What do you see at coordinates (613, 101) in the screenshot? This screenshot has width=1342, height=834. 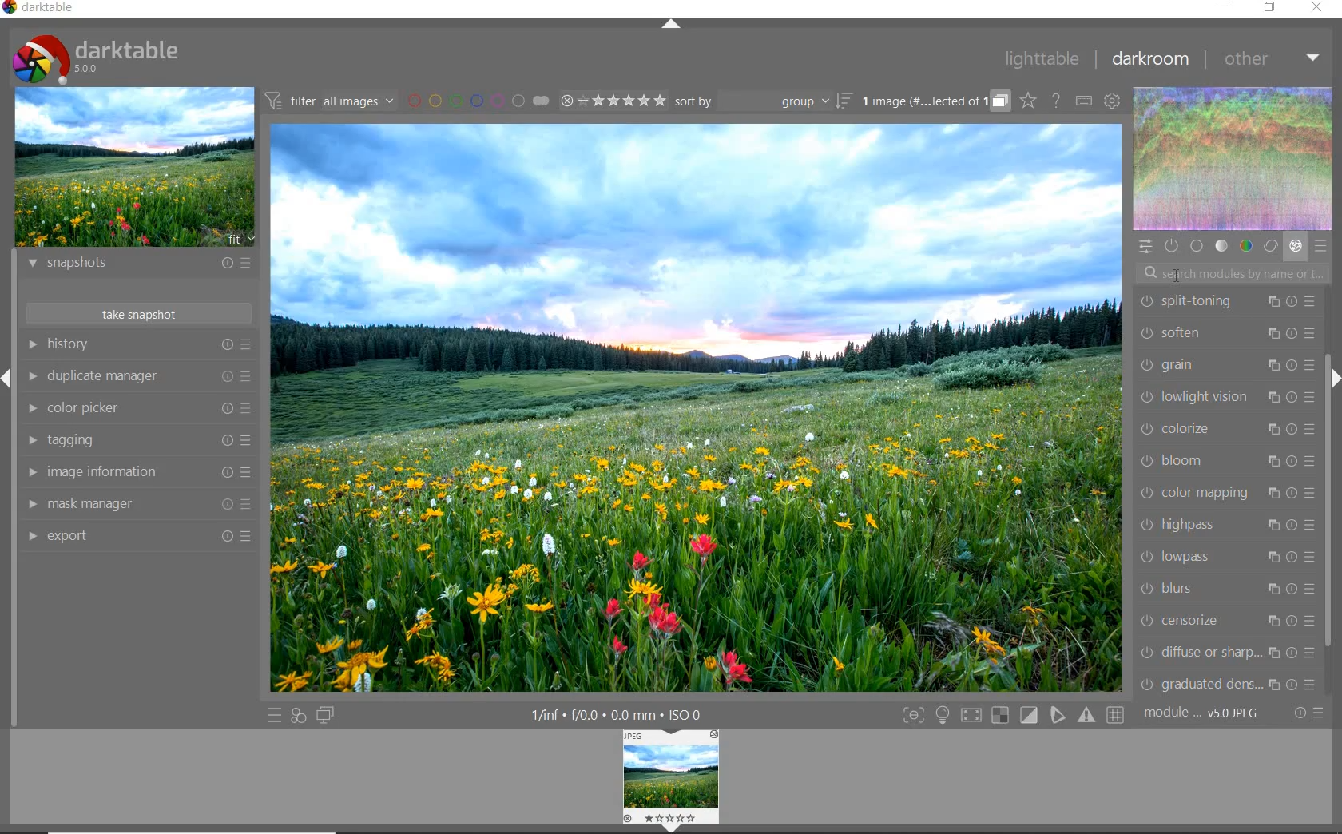 I see `range ratings for selected images` at bounding box center [613, 101].